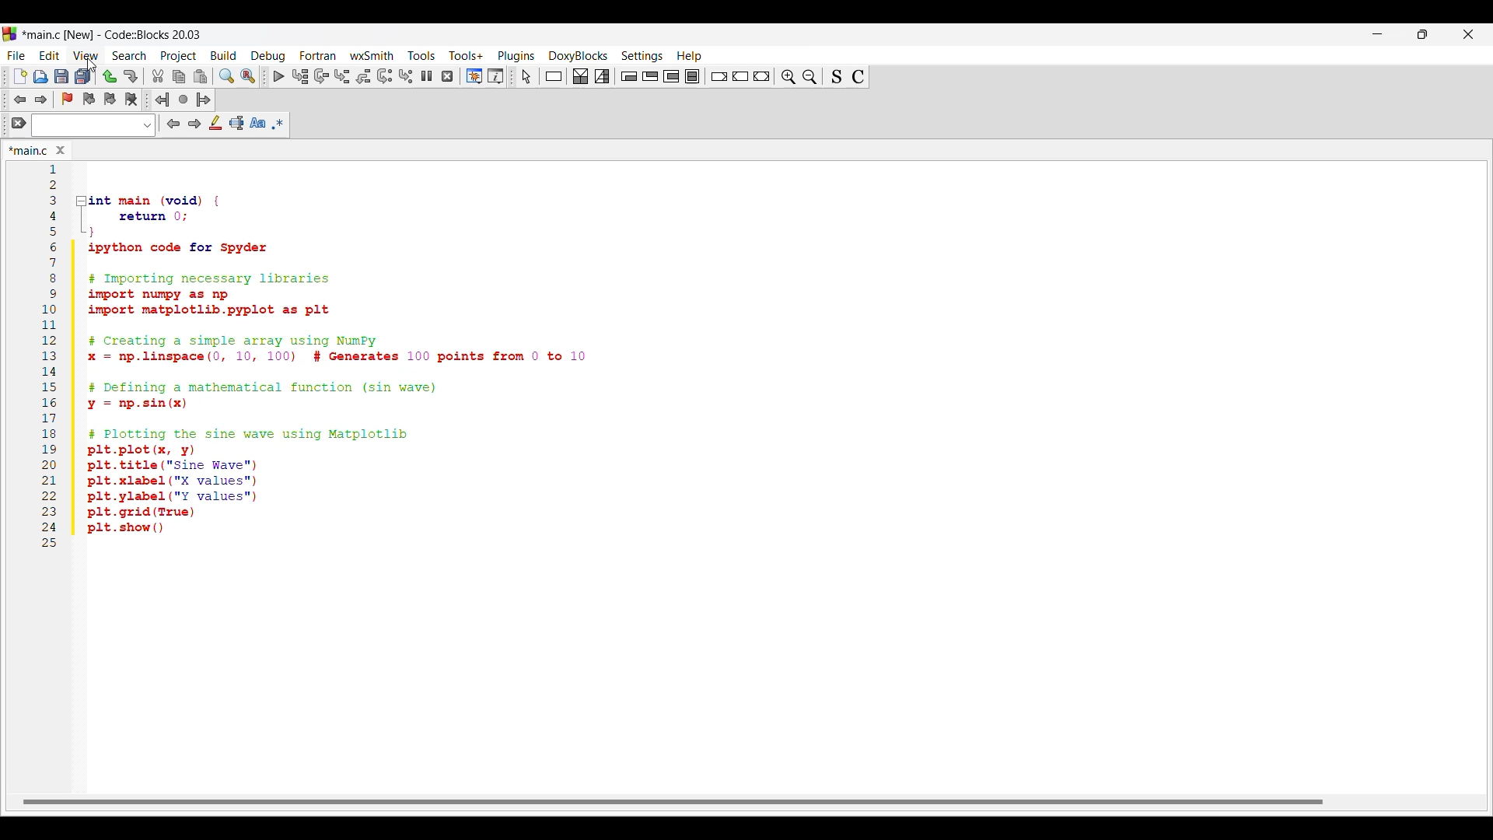 Image resolution: width=1493 pixels, height=840 pixels. What do you see at coordinates (671, 76) in the screenshot?
I see `Counting loop` at bounding box center [671, 76].